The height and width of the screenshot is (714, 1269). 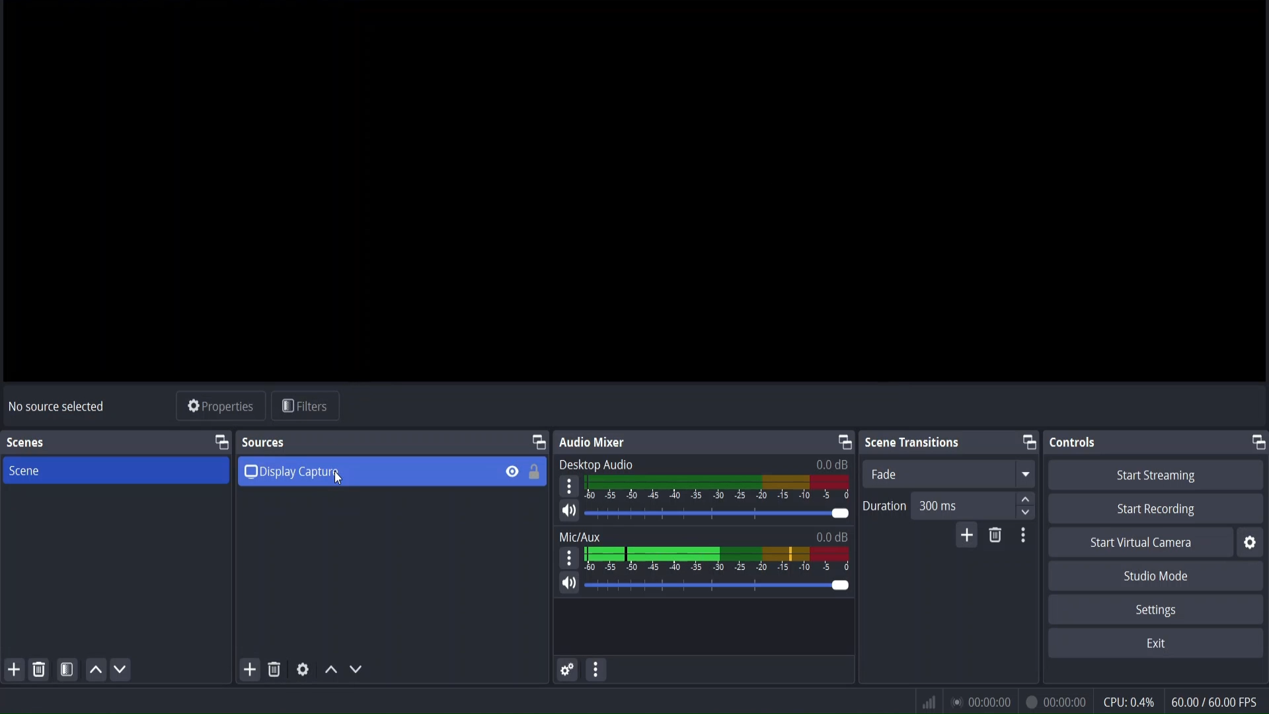 What do you see at coordinates (274, 668) in the screenshot?
I see `remove selected source` at bounding box center [274, 668].